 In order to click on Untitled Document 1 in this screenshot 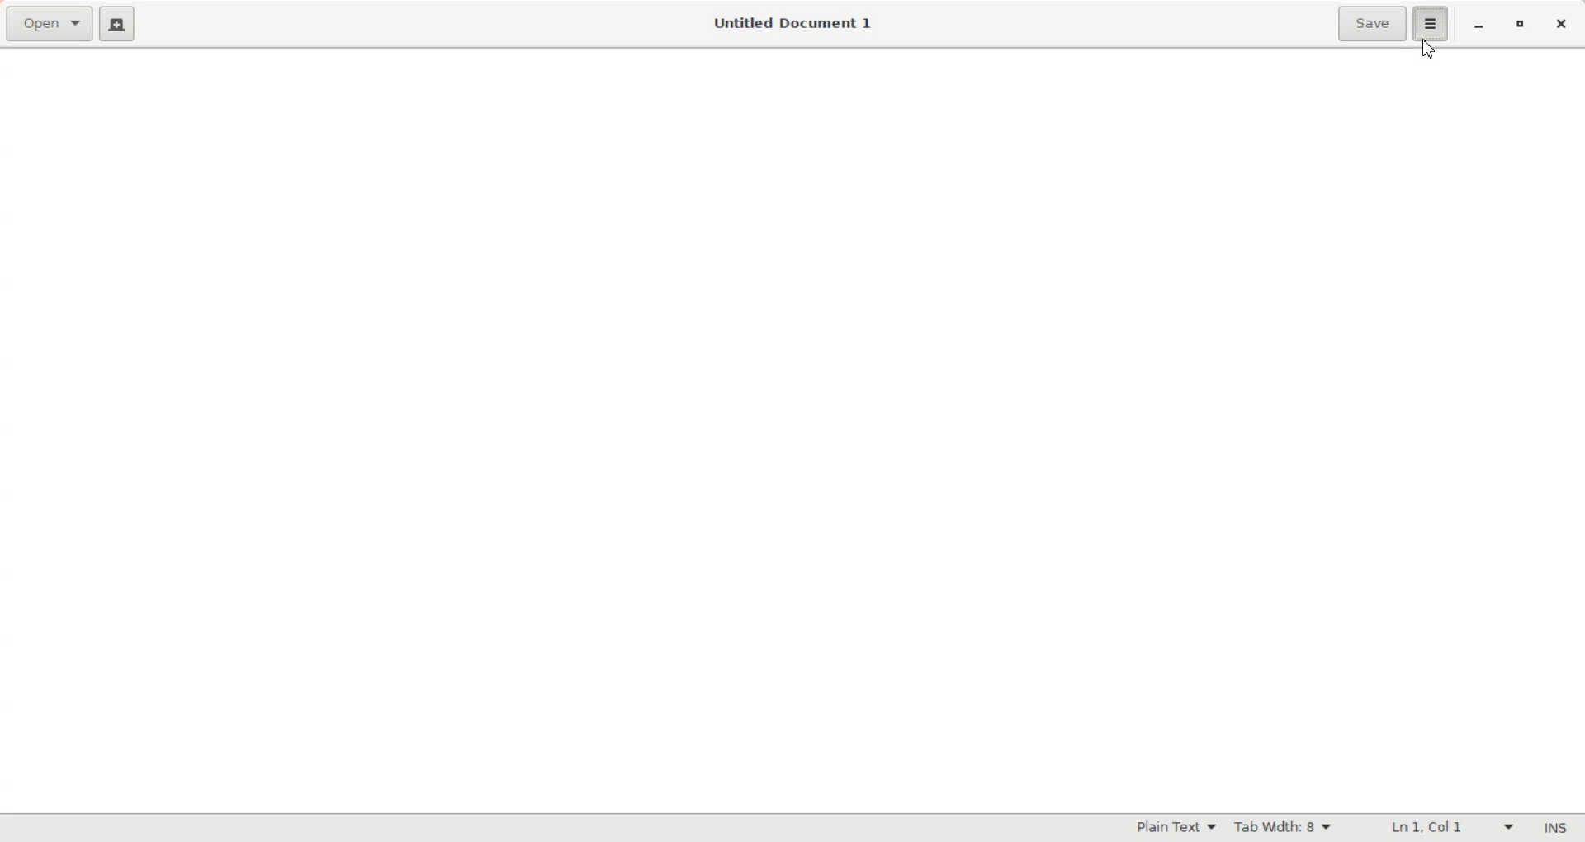, I will do `click(792, 23)`.